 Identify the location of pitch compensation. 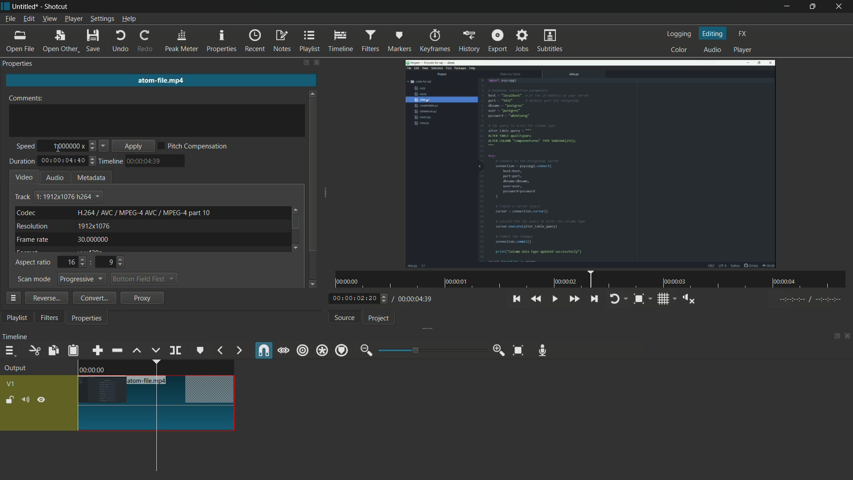
(194, 146).